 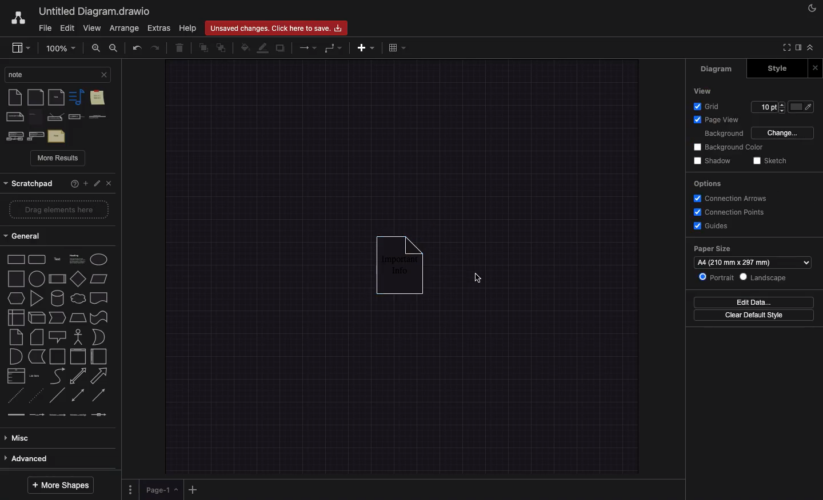 I want to click on Extras, so click(x=159, y=28).